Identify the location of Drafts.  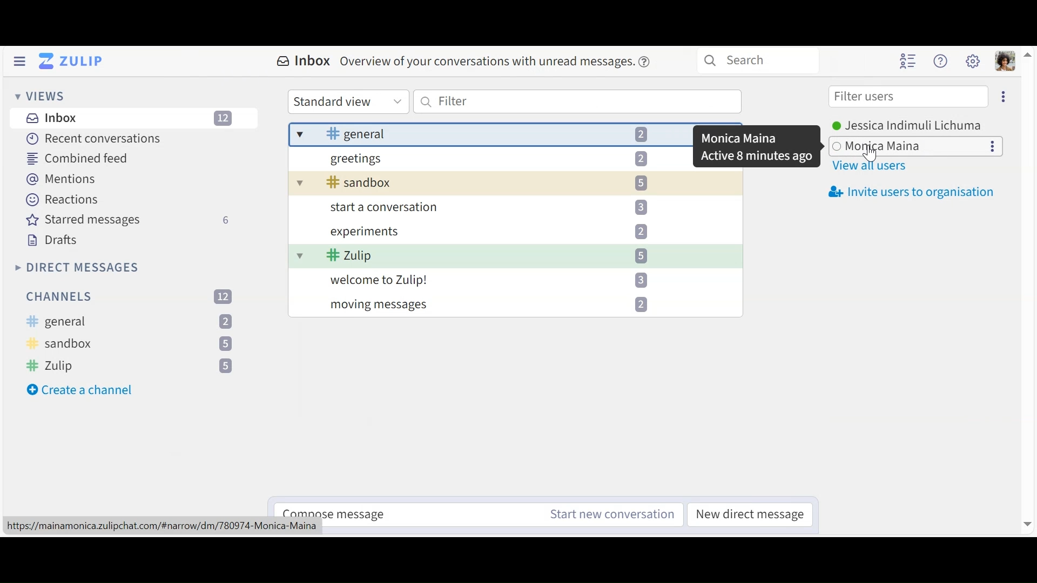
(53, 240).